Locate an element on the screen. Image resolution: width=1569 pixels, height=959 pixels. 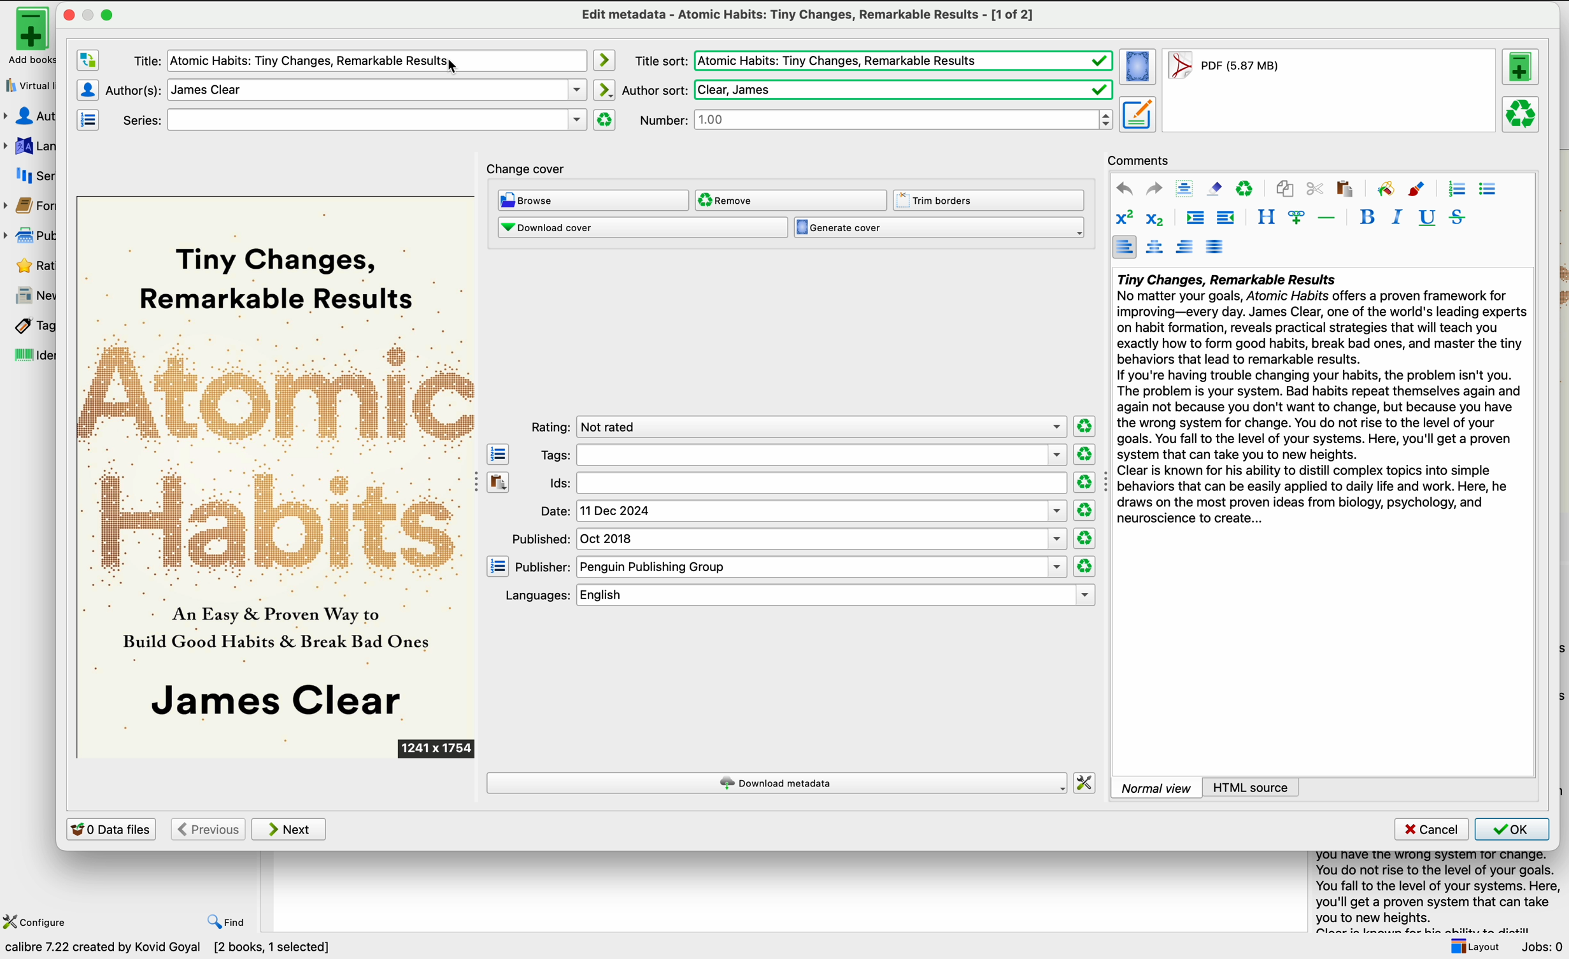
authors editor is located at coordinates (87, 89).